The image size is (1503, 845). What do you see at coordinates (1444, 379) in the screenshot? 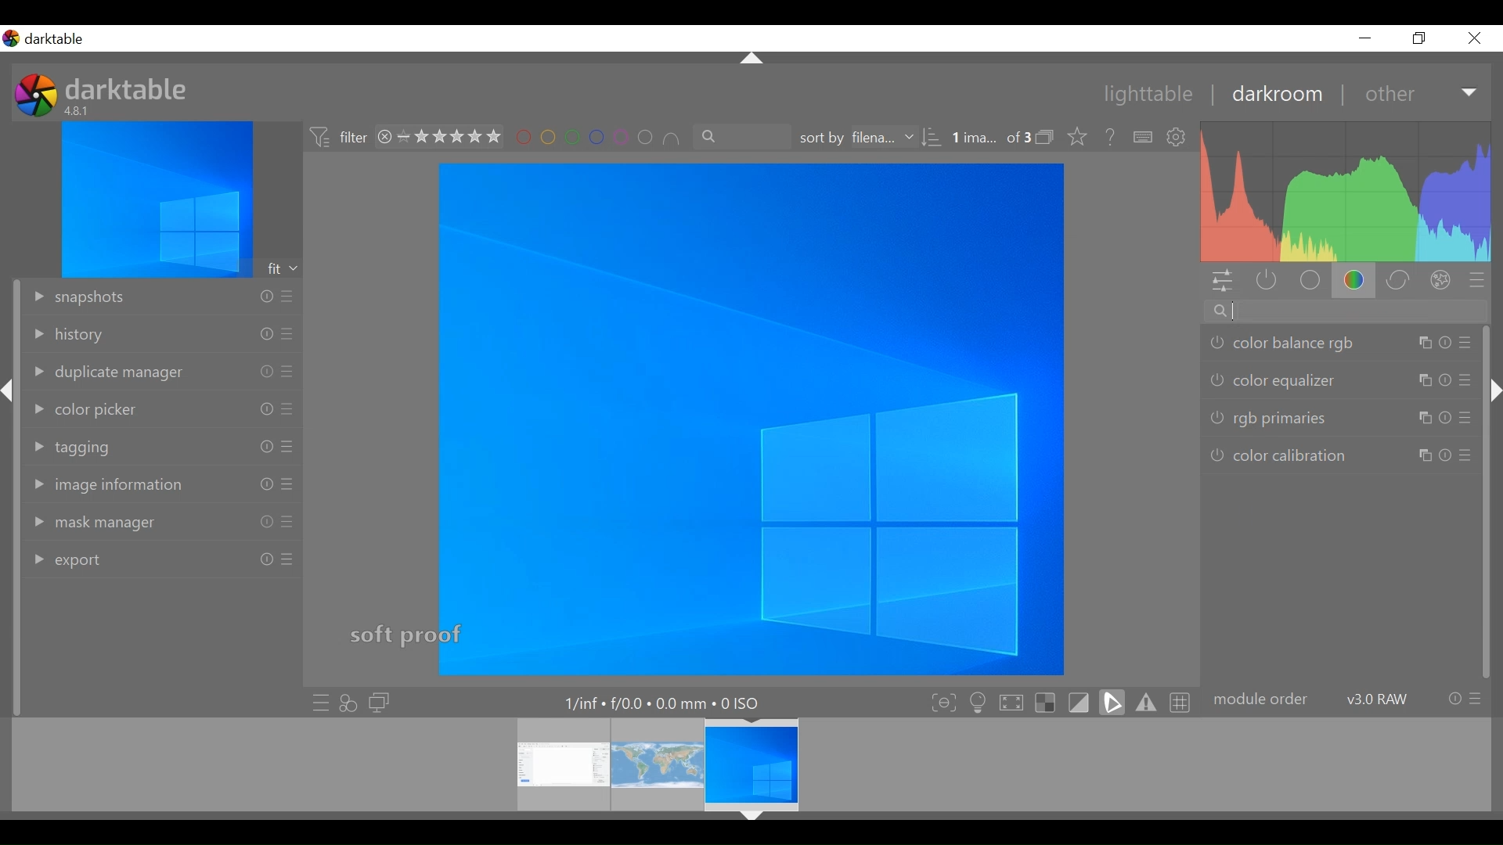
I see `info` at bounding box center [1444, 379].